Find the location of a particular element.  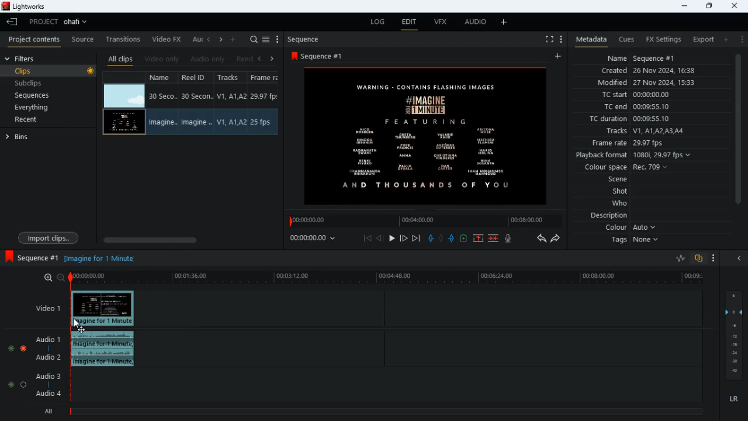

edit is located at coordinates (410, 23).